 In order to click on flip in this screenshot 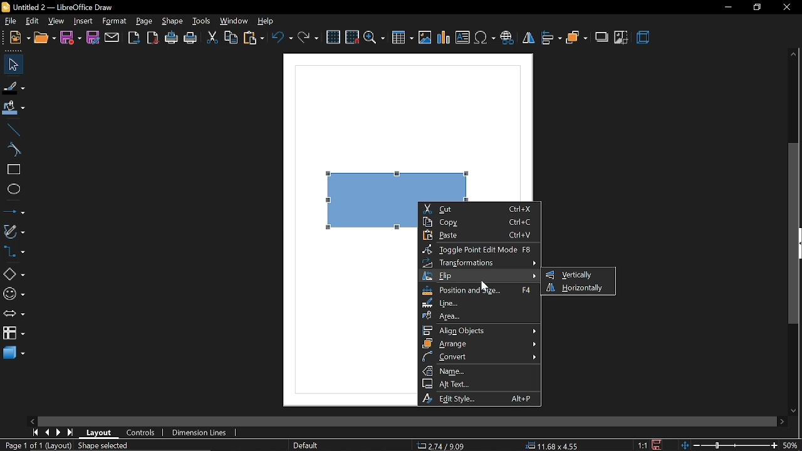, I will do `click(528, 38)`.